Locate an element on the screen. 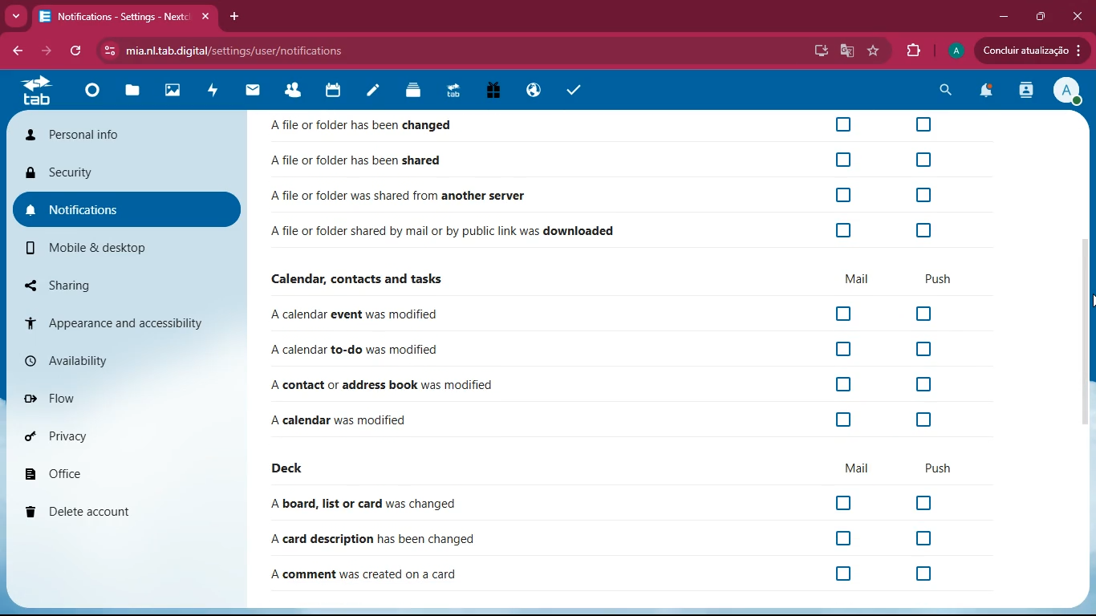 The image size is (1096, 616). off is located at coordinates (843, 230).